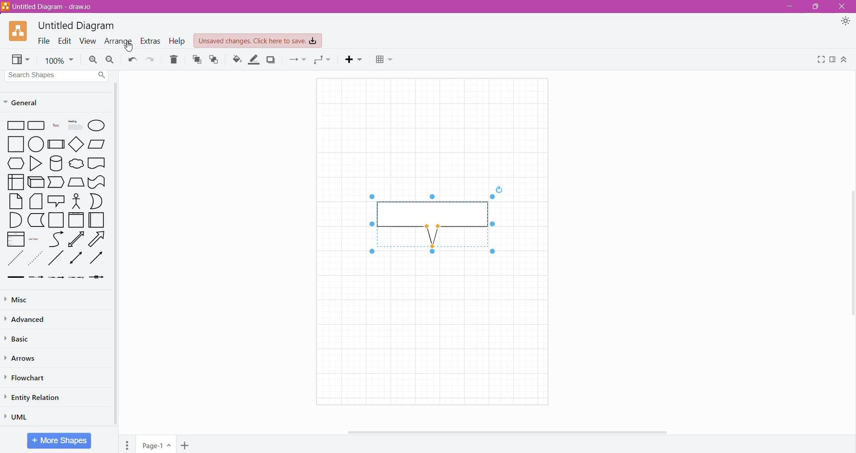  What do you see at coordinates (13, 164) in the screenshot?
I see `preparation` at bounding box center [13, 164].